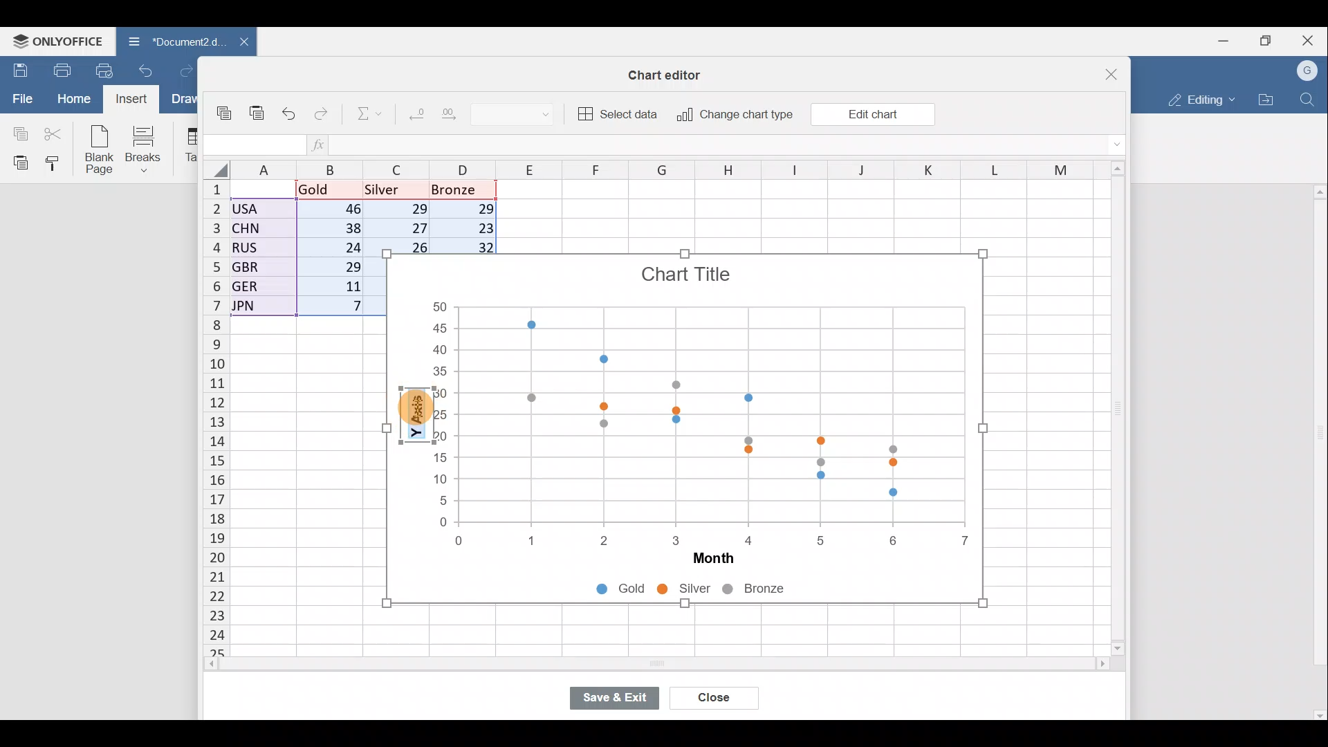  I want to click on Close document, so click(237, 43).